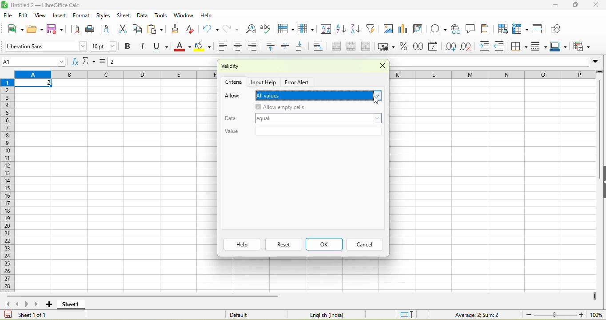 This screenshot has width=606, height=320. Describe the element at coordinates (555, 314) in the screenshot. I see `zoom` at that location.